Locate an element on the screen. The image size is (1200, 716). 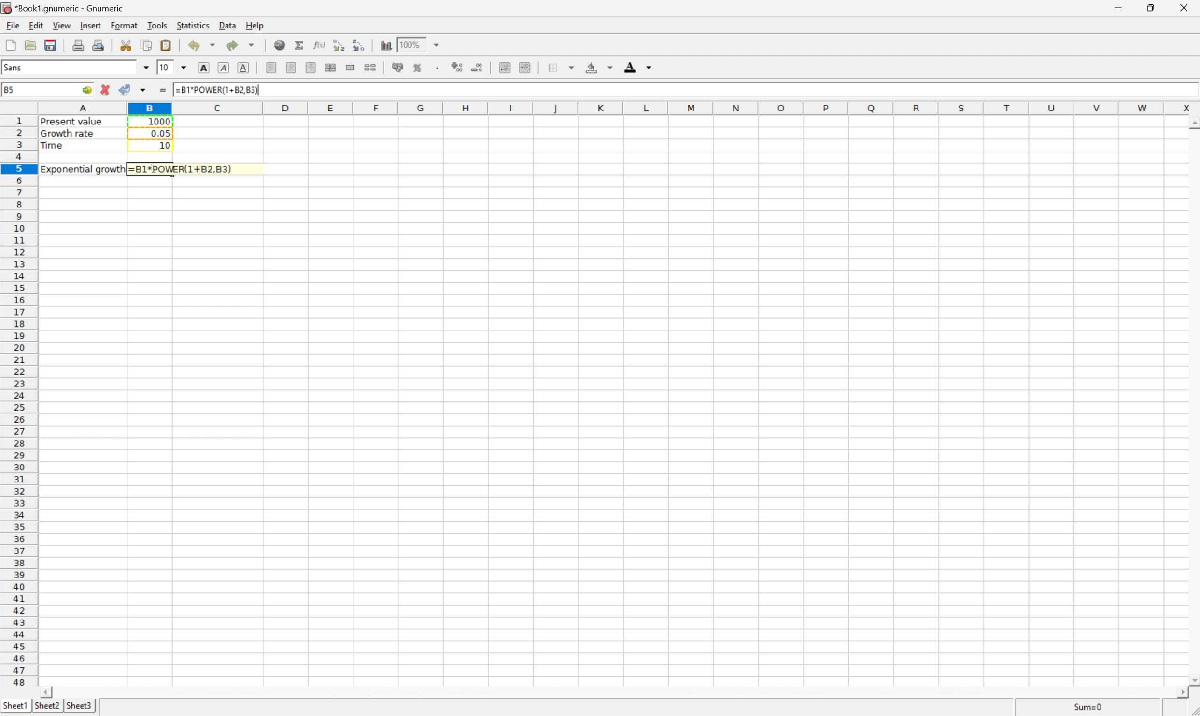
B5 is located at coordinates (14, 90).